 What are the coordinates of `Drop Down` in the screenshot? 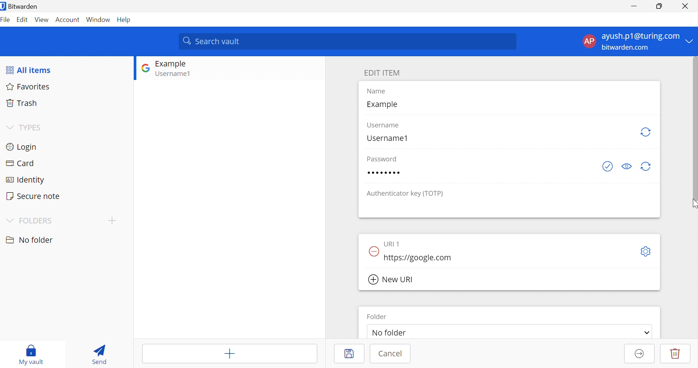 It's located at (8, 219).